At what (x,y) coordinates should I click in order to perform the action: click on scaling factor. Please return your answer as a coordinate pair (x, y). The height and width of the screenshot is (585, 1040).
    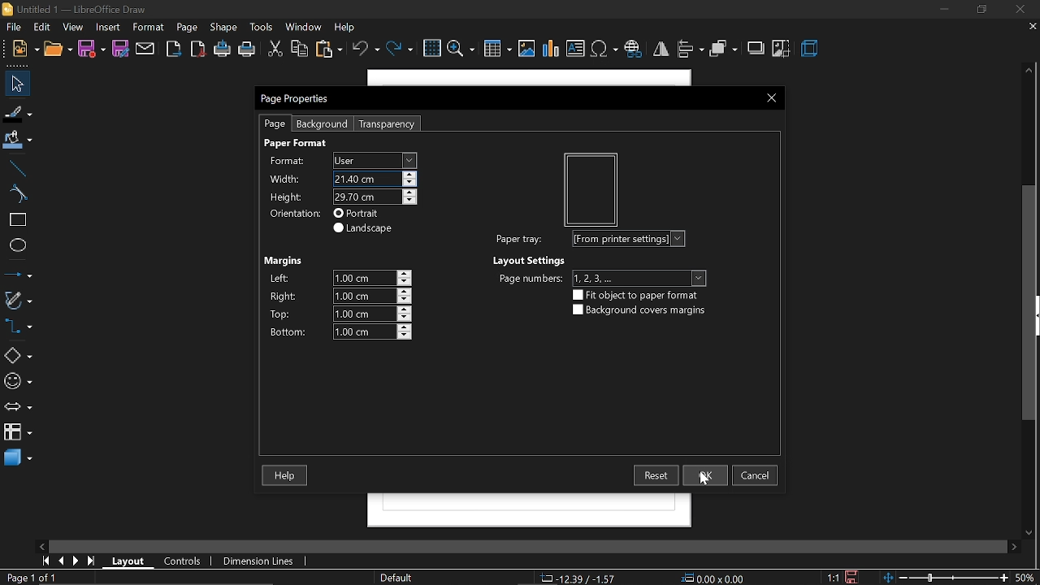
    Looking at the image, I should click on (833, 578).